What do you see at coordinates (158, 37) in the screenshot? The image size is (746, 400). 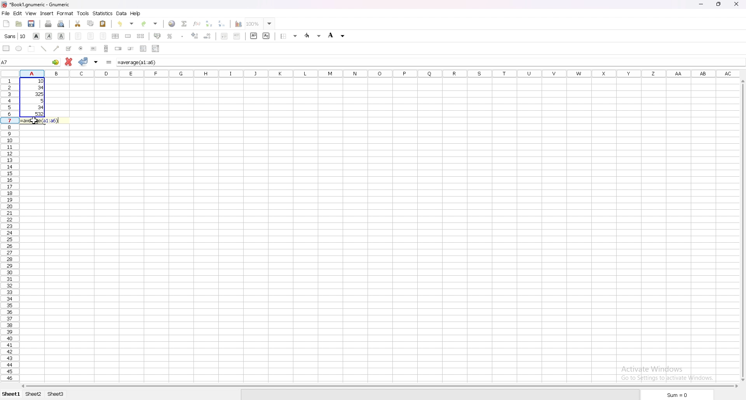 I see `accounting` at bounding box center [158, 37].